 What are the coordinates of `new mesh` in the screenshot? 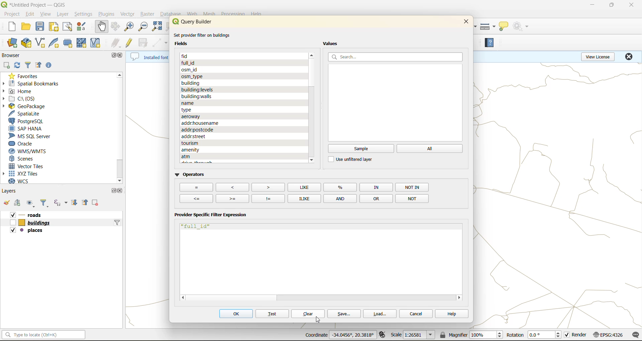 It's located at (83, 44).